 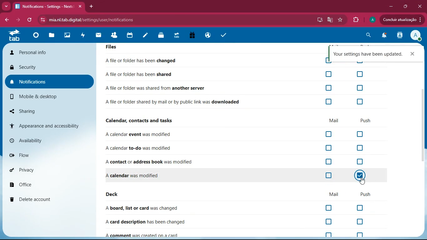 I want to click on desktop, so click(x=319, y=20).